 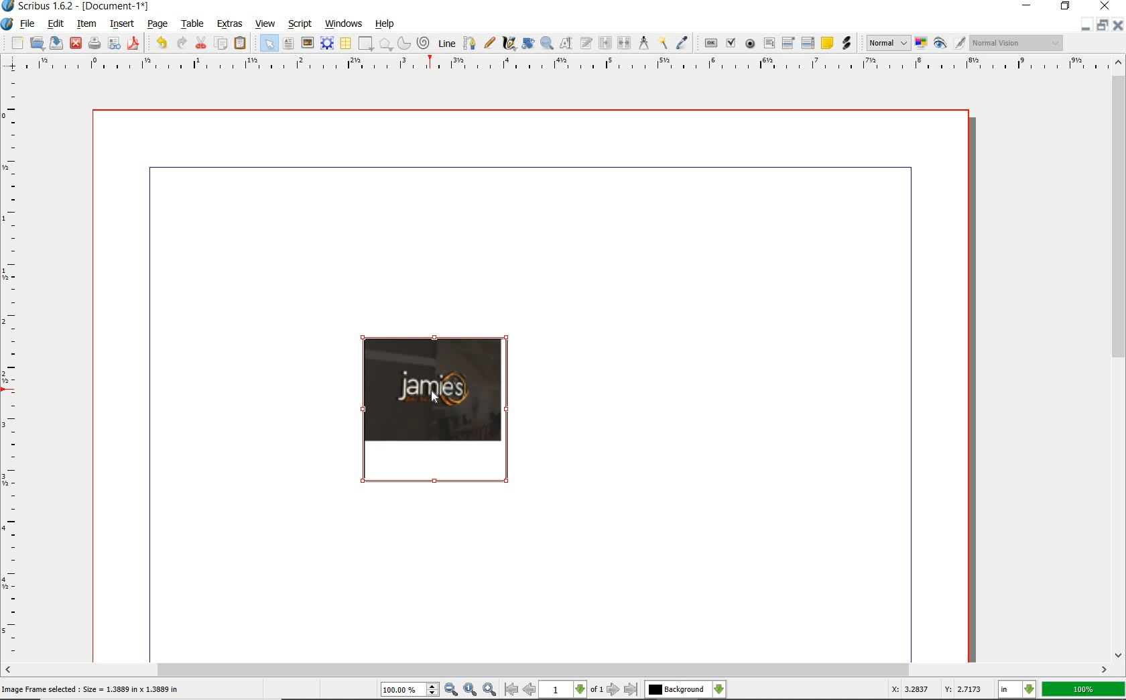 What do you see at coordinates (97, 688) in the screenshot?
I see `image frame selected : size = 1.3889 in x 1.3889 in` at bounding box center [97, 688].